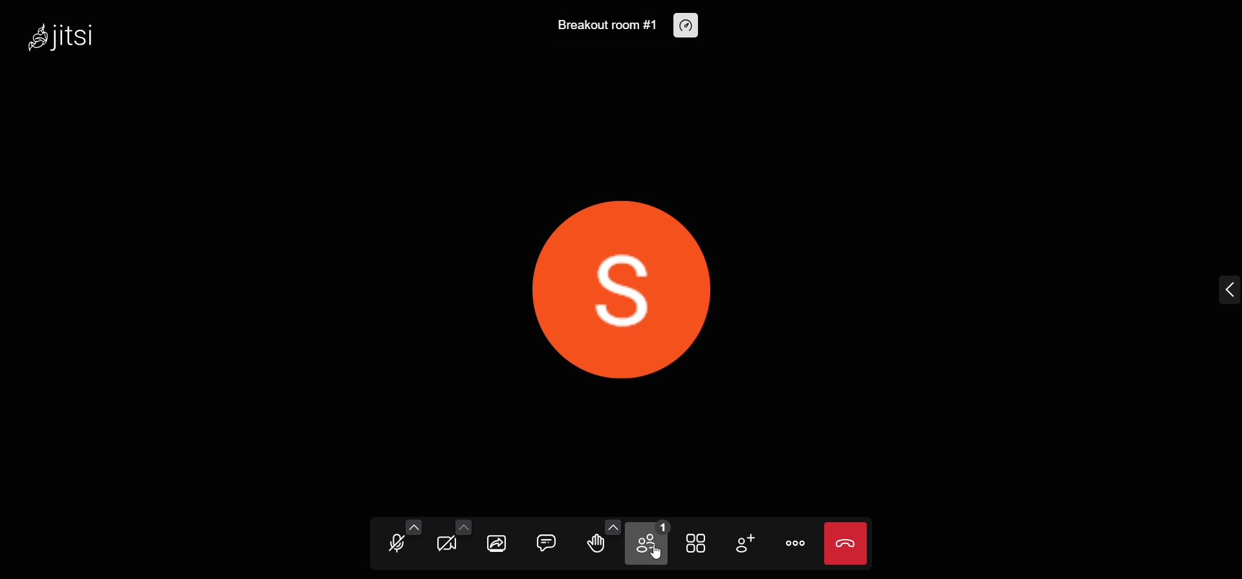 Image resolution: width=1242 pixels, height=579 pixels. I want to click on invite people, so click(745, 543).